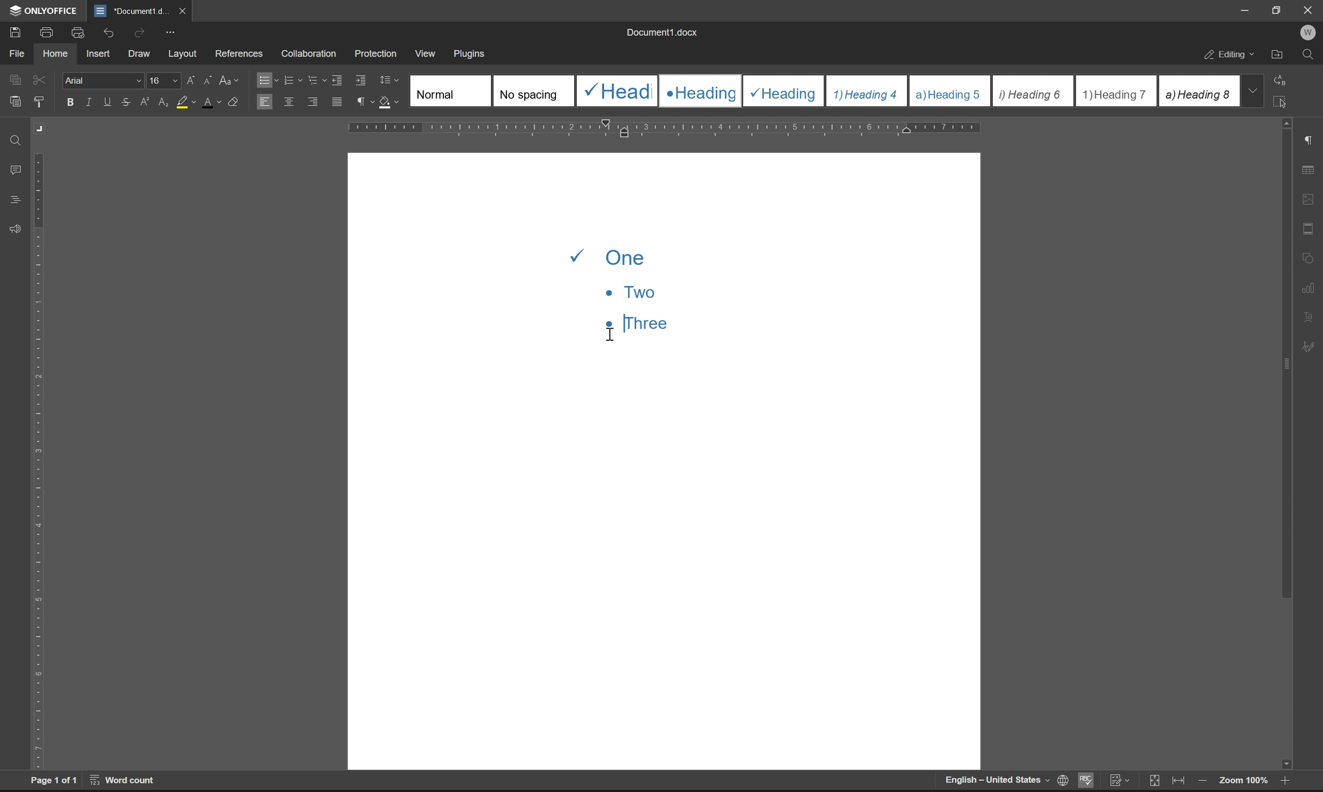  I want to click on Arial, so click(101, 80).